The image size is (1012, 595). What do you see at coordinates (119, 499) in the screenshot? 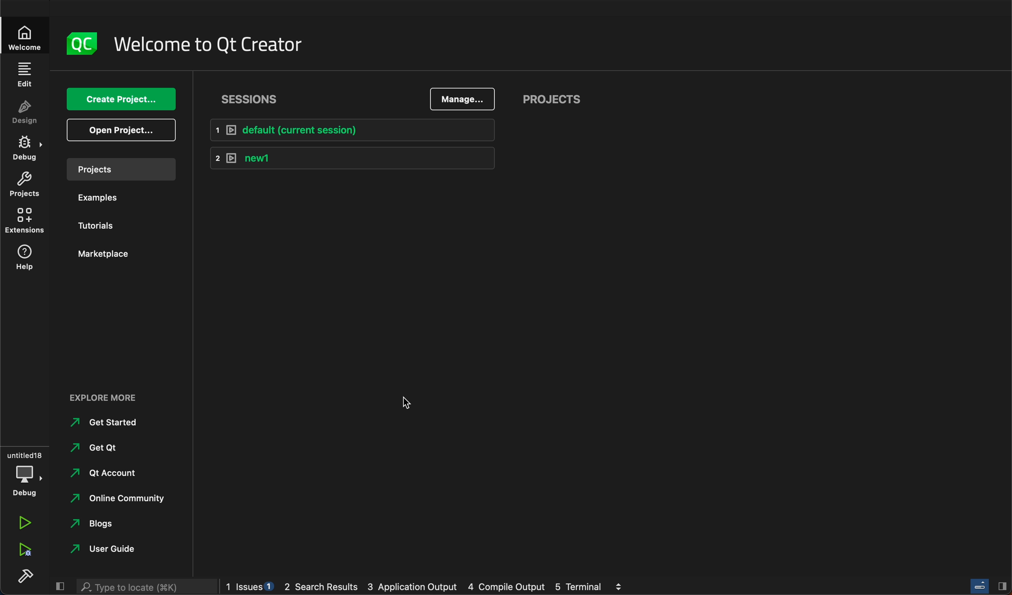
I see `community` at bounding box center [119, 499].